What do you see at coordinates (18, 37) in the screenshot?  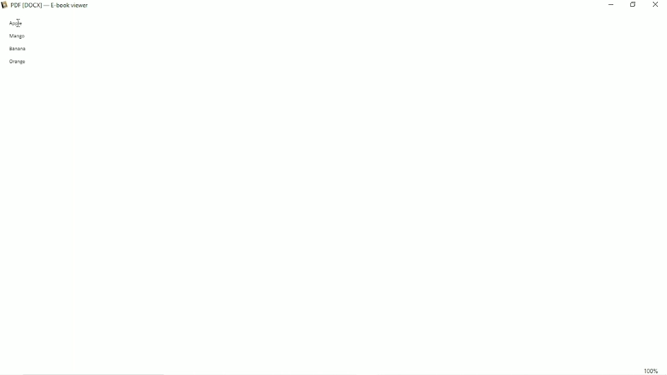 I see `mango` at bounding box center [18, 37].